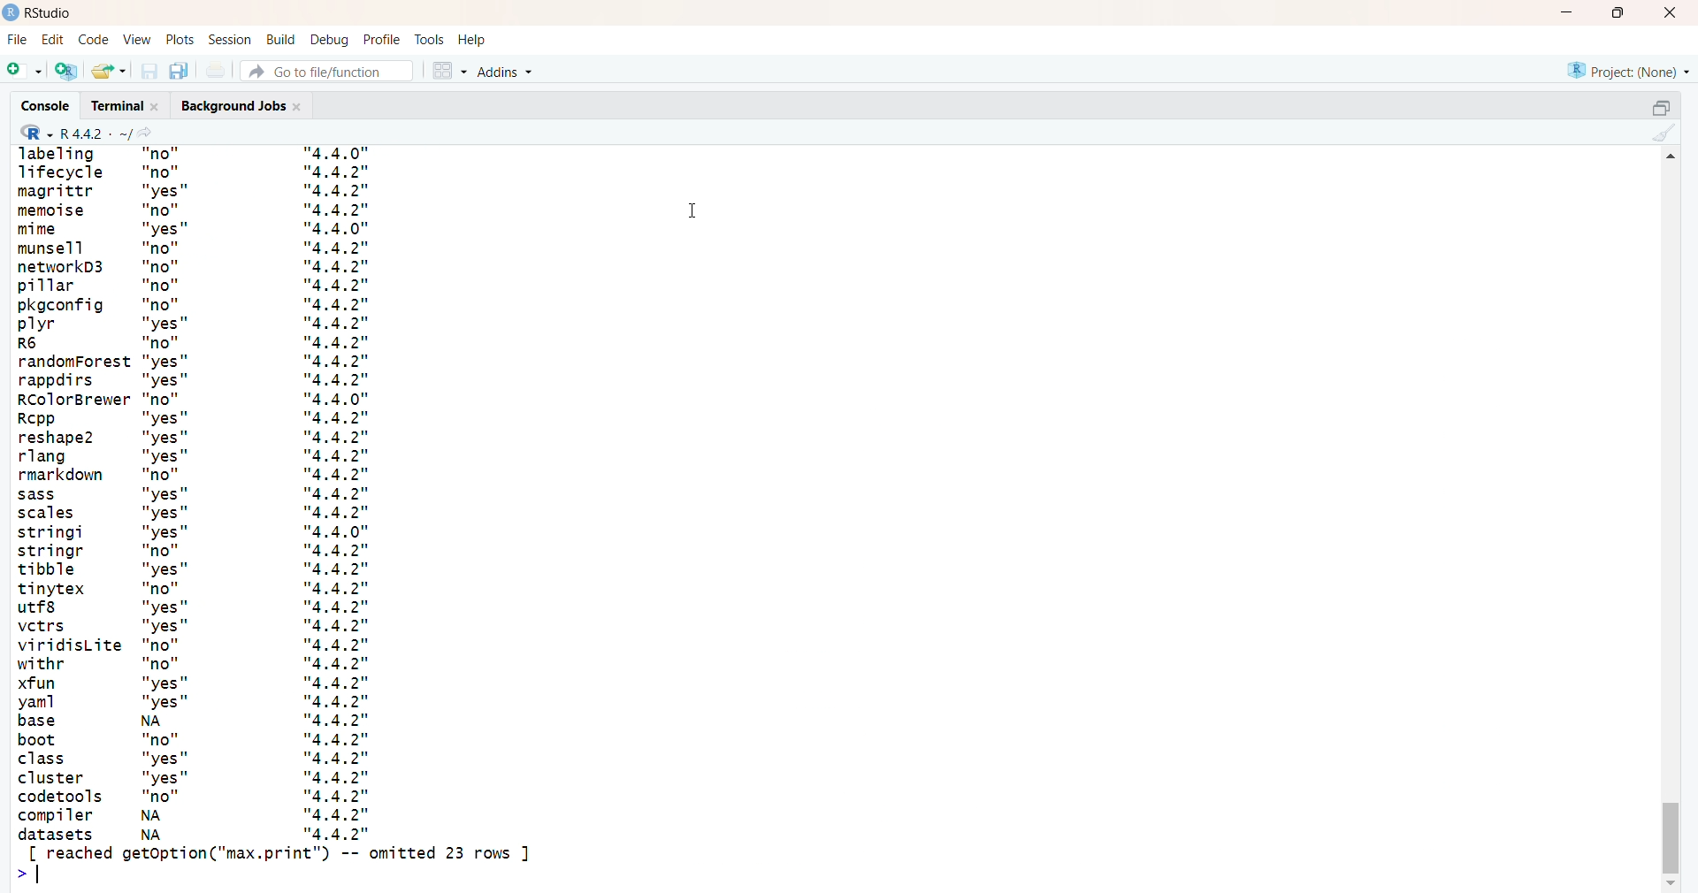  I want to click on installed packages, so click(276, 519).